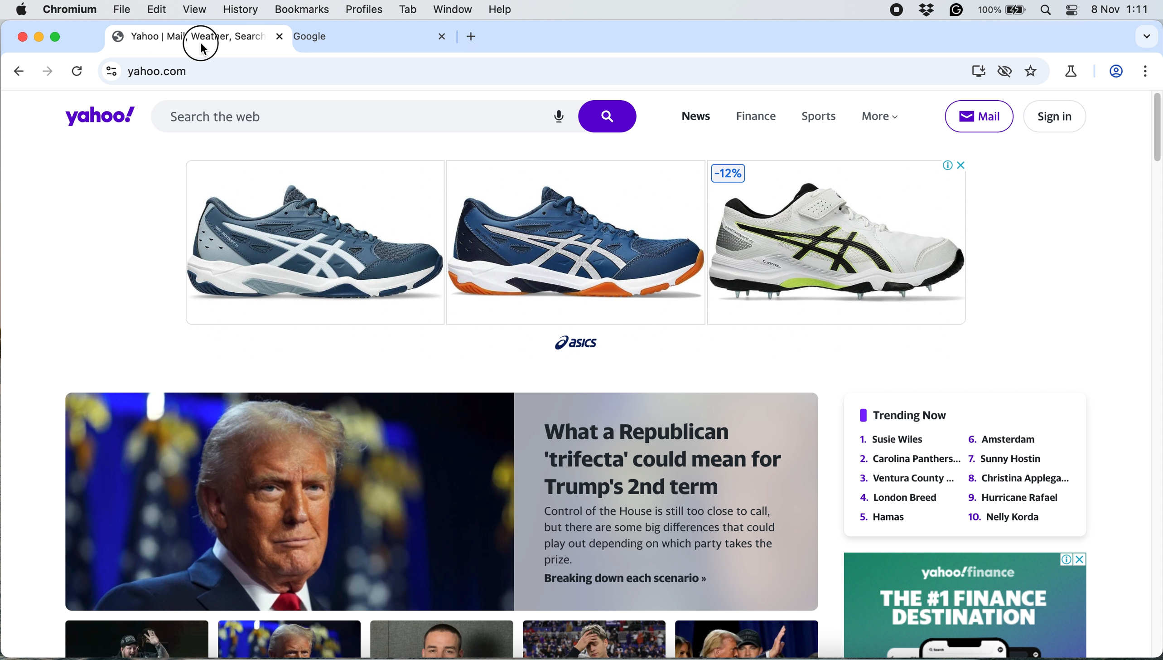 The image size is (1163, 660). What do you see at coordinates (1047, 11) in the screenshot?
I see `spotlight search` at bounding box center [1047, 11].